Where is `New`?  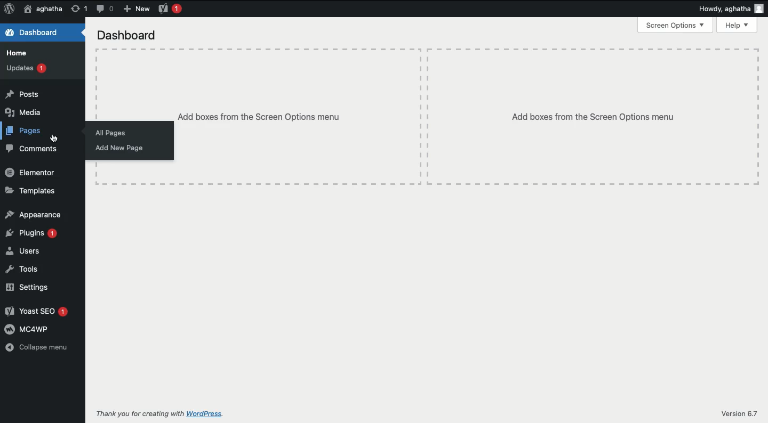 New is located at coordinates (137, 9).